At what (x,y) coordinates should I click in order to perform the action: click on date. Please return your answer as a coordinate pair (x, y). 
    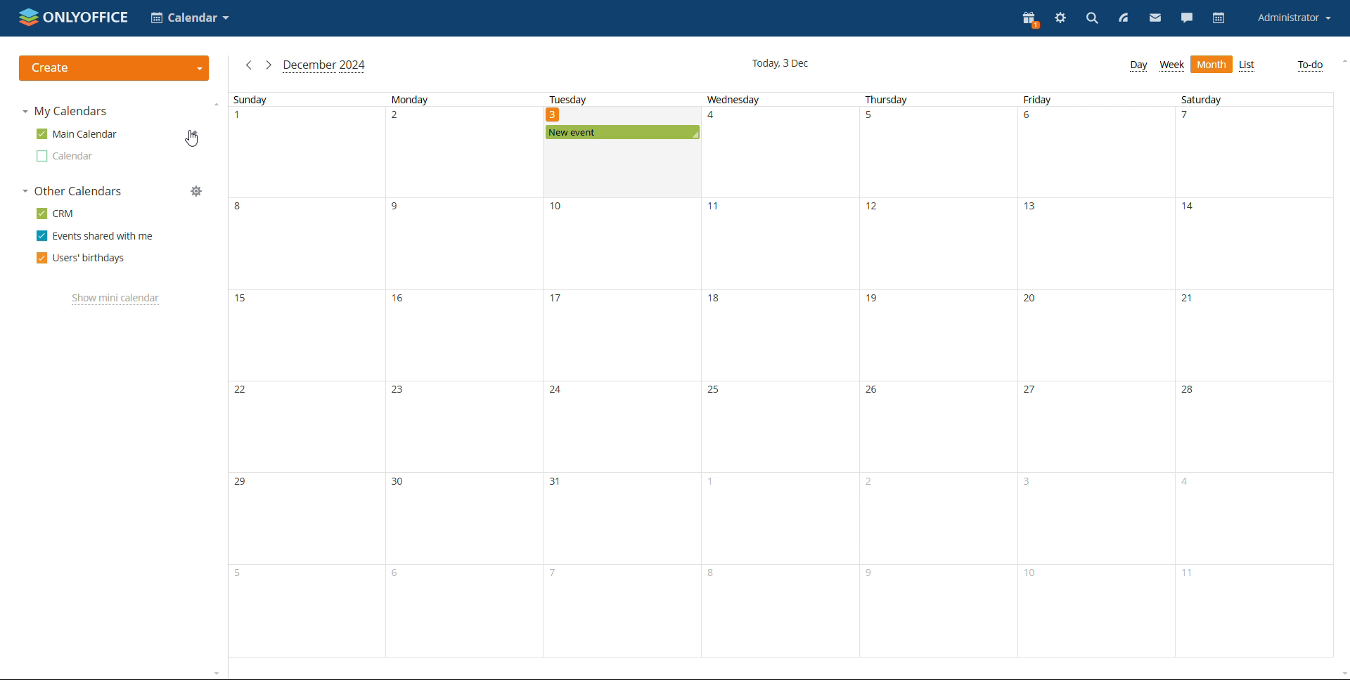
    Looking at the image, I should click on (618, 610).